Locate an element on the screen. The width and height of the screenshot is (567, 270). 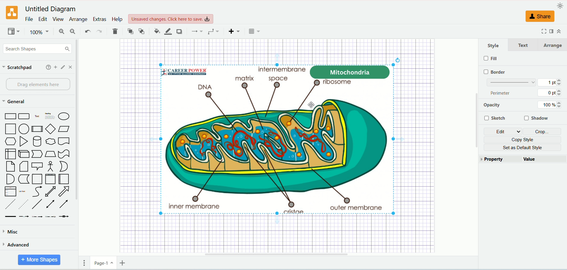
fullscreen is located at coordinates (544, 31).